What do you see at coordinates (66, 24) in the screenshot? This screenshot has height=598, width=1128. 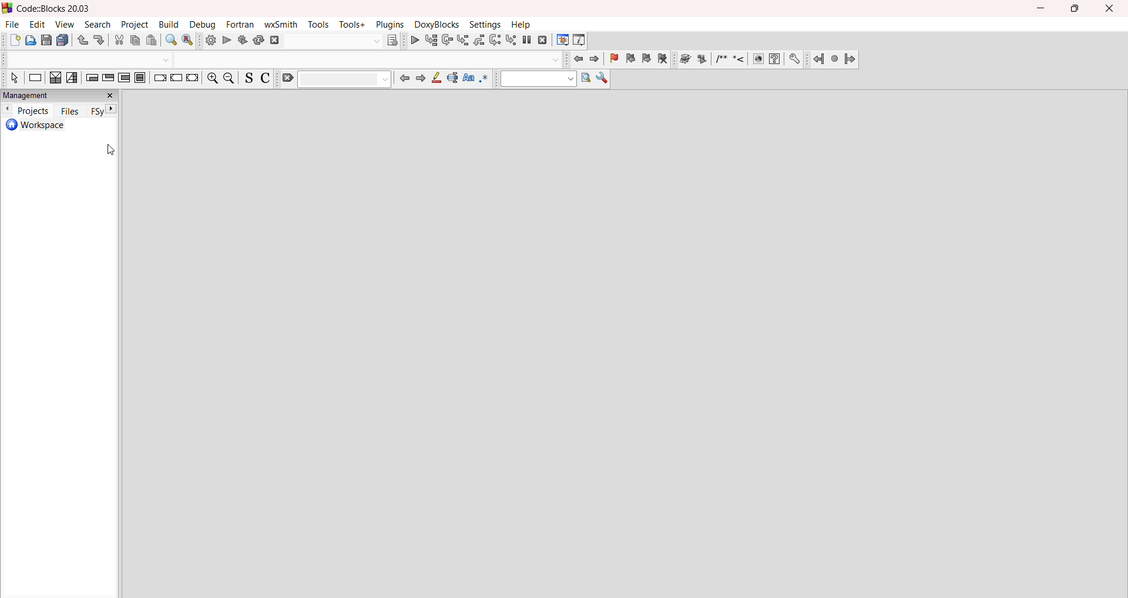 I see `view` at bounding box center [66, 24].